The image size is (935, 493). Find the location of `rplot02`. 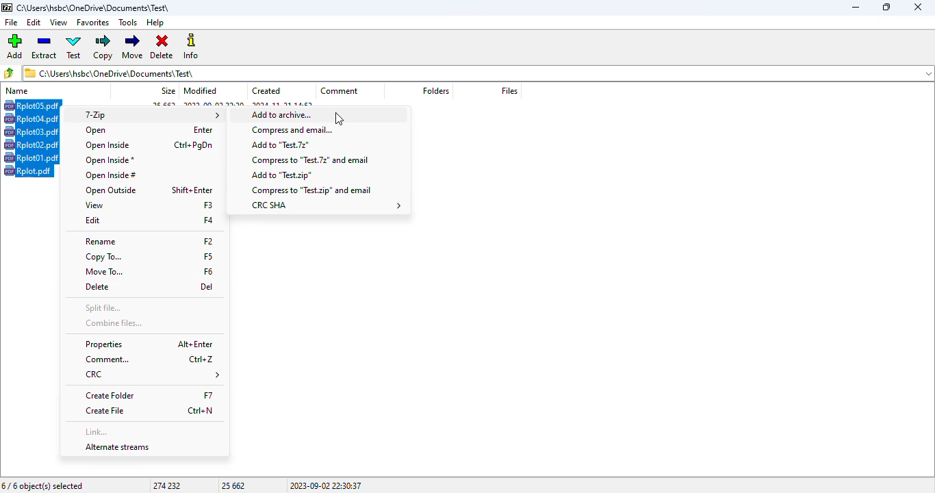

rplot02 is located at coordinates (31, 144).